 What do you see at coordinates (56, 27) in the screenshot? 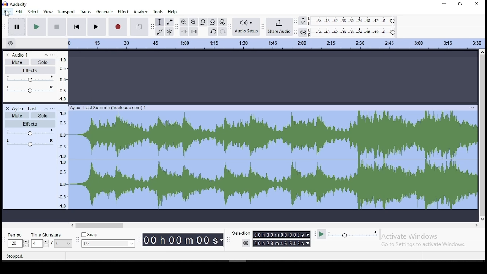
I see `stop` at bounding box center [56, 27].